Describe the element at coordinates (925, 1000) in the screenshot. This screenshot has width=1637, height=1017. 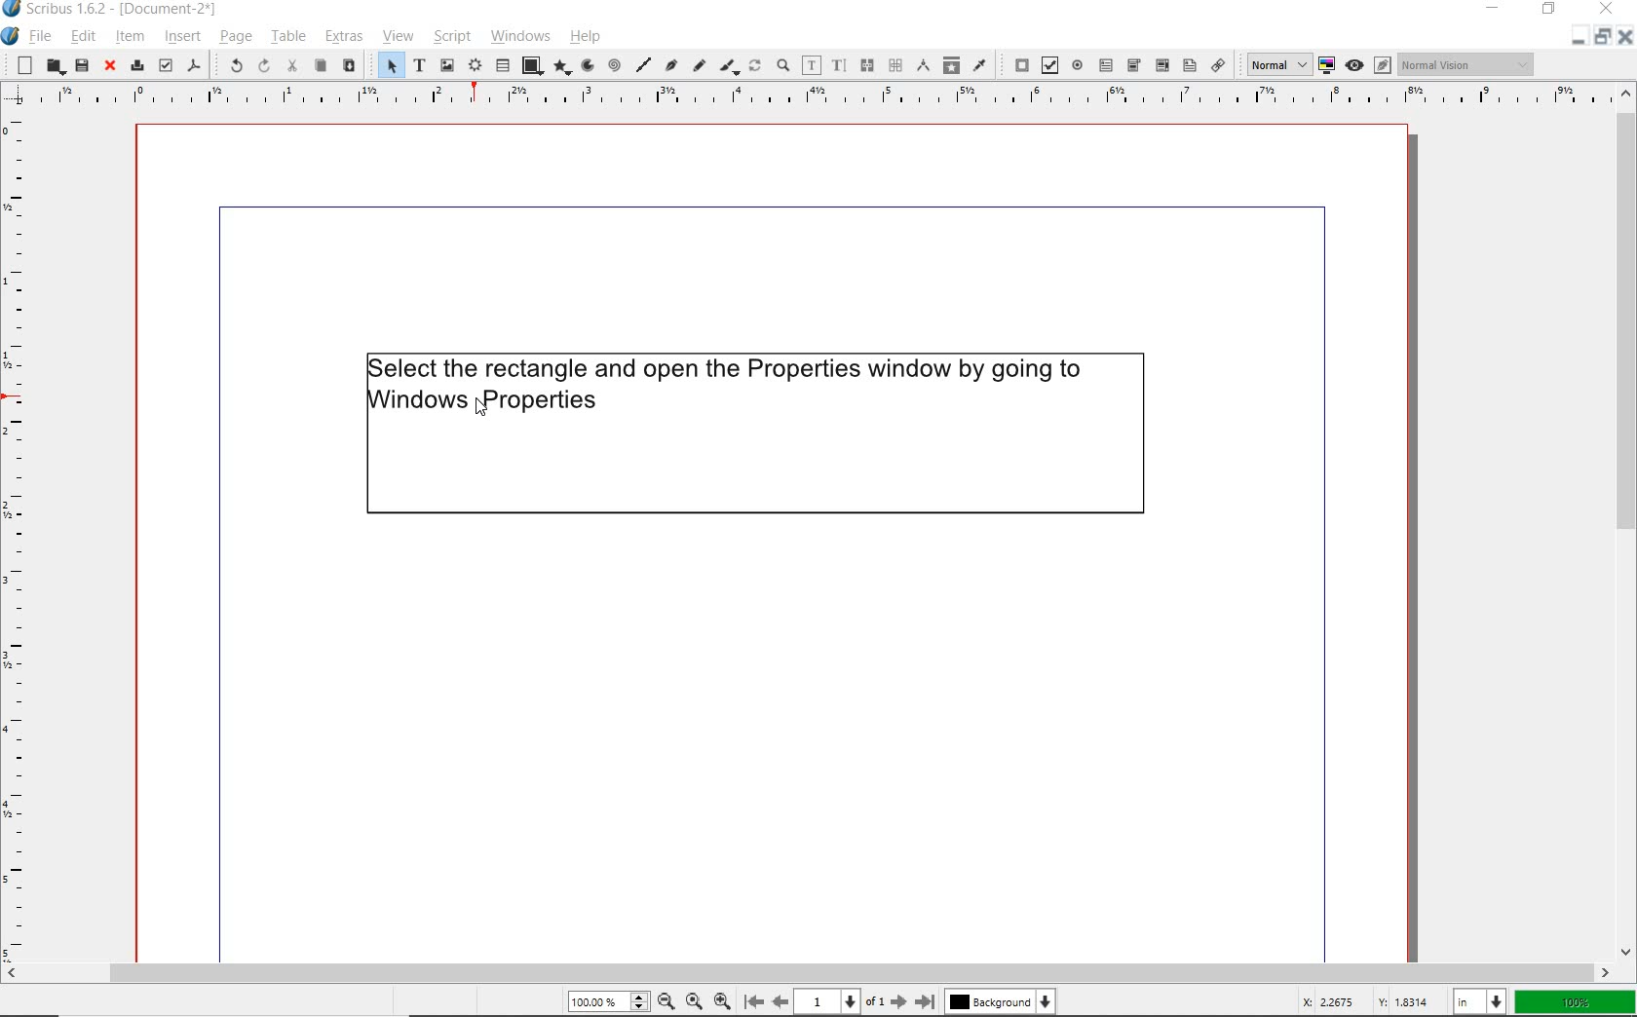
I see `go to last [page` at that location.